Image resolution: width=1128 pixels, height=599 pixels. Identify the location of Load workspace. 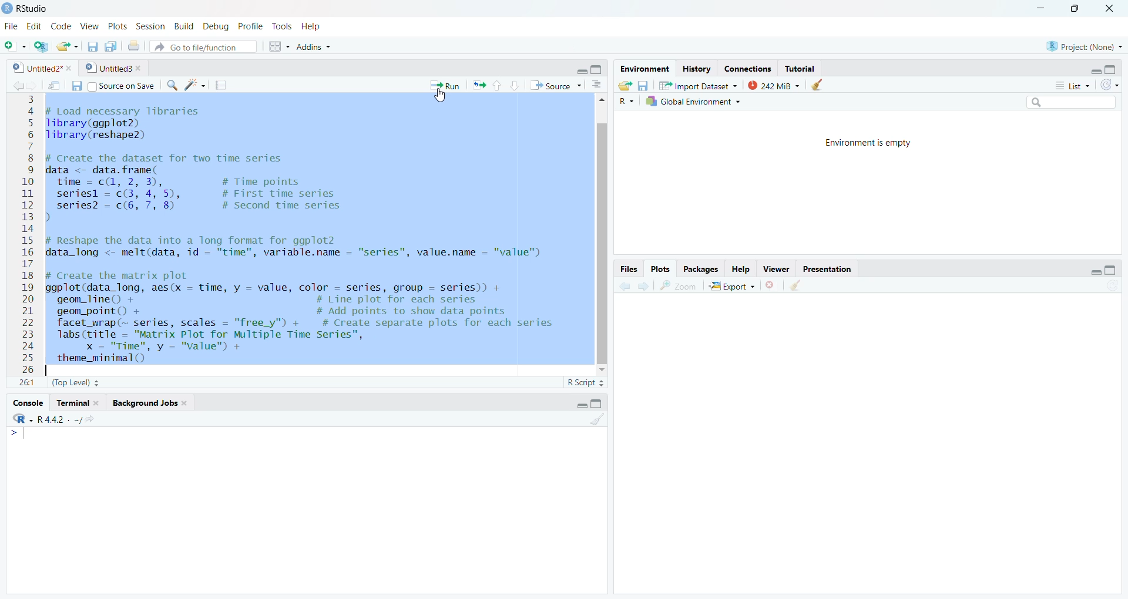
(625, 85).